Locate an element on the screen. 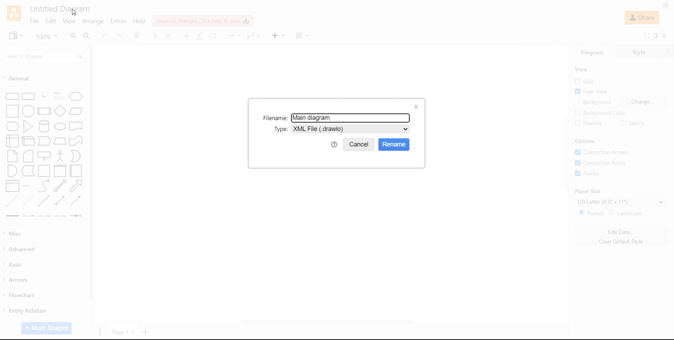 The height and width of the screenshot is (340, 674). General  is located at coordinates (18, 78).